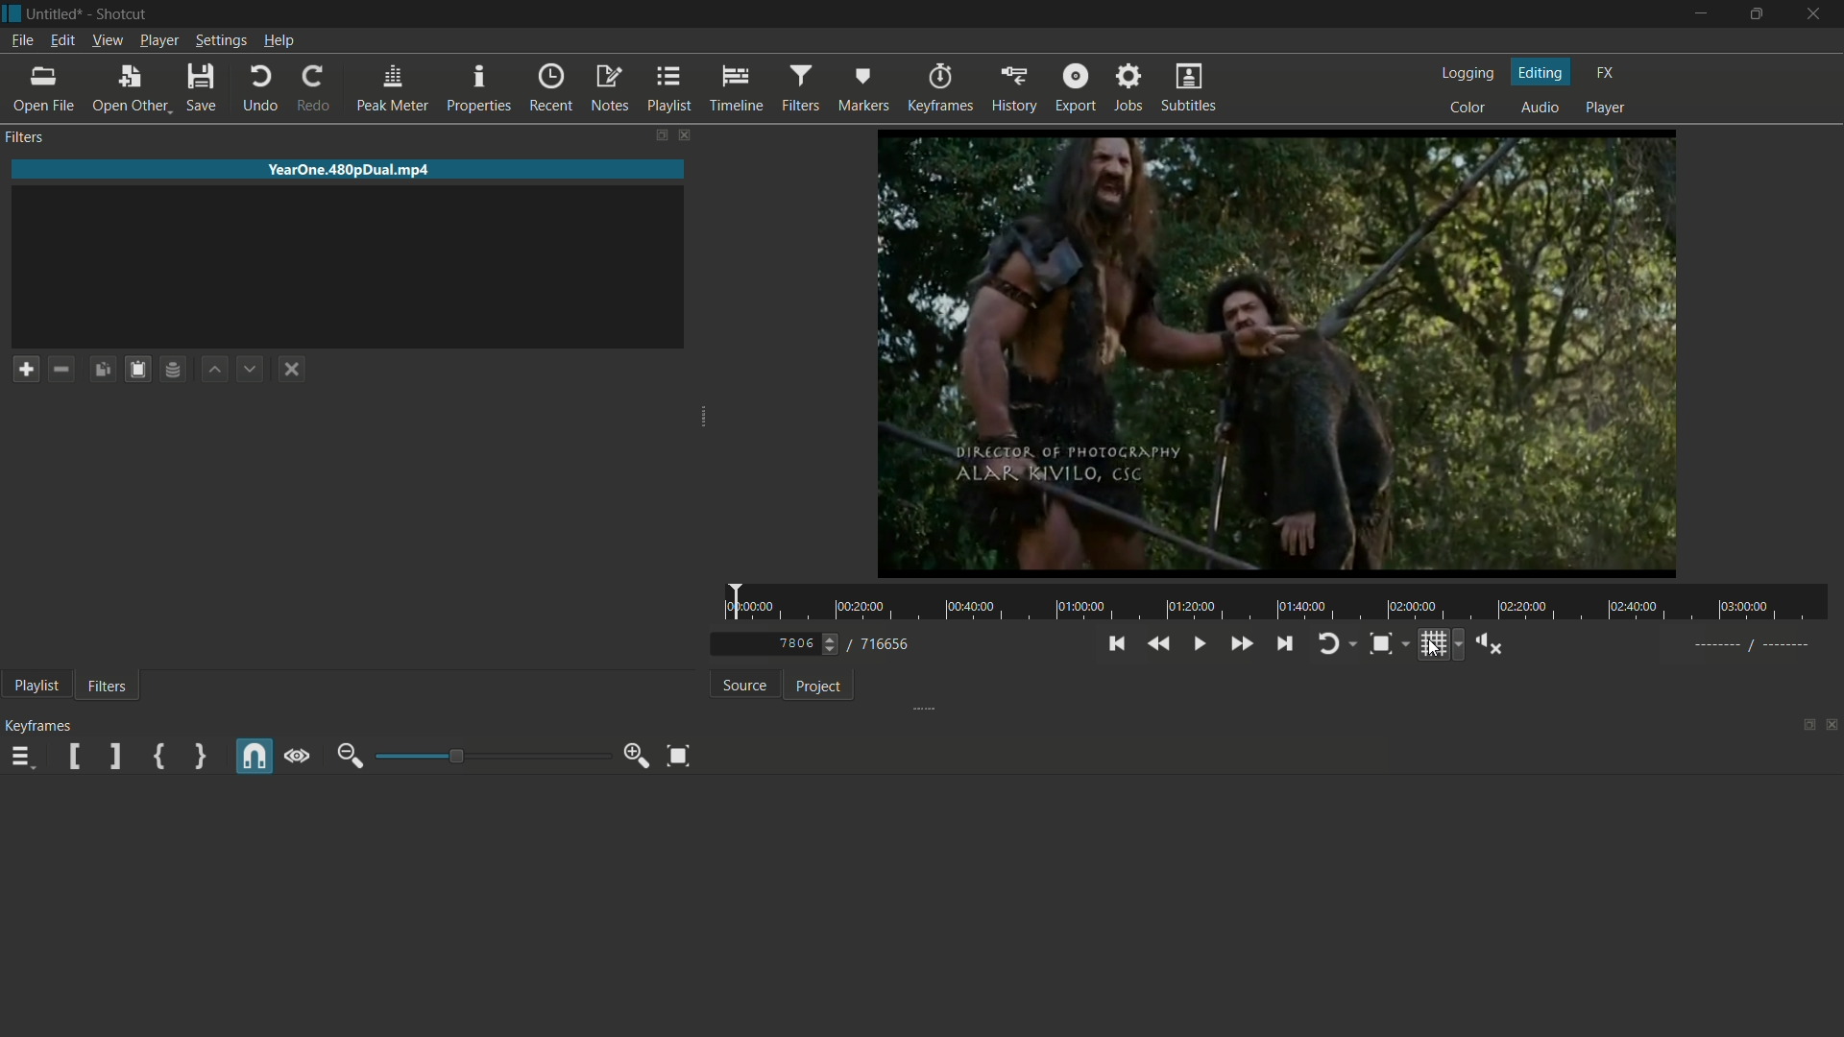 Image resolution: width=1844 pixels, height=1037 pixels. What do you see at coordinates (939, 88) in the screenshot?
I see `keyframes` at bounding box center [939, 88].